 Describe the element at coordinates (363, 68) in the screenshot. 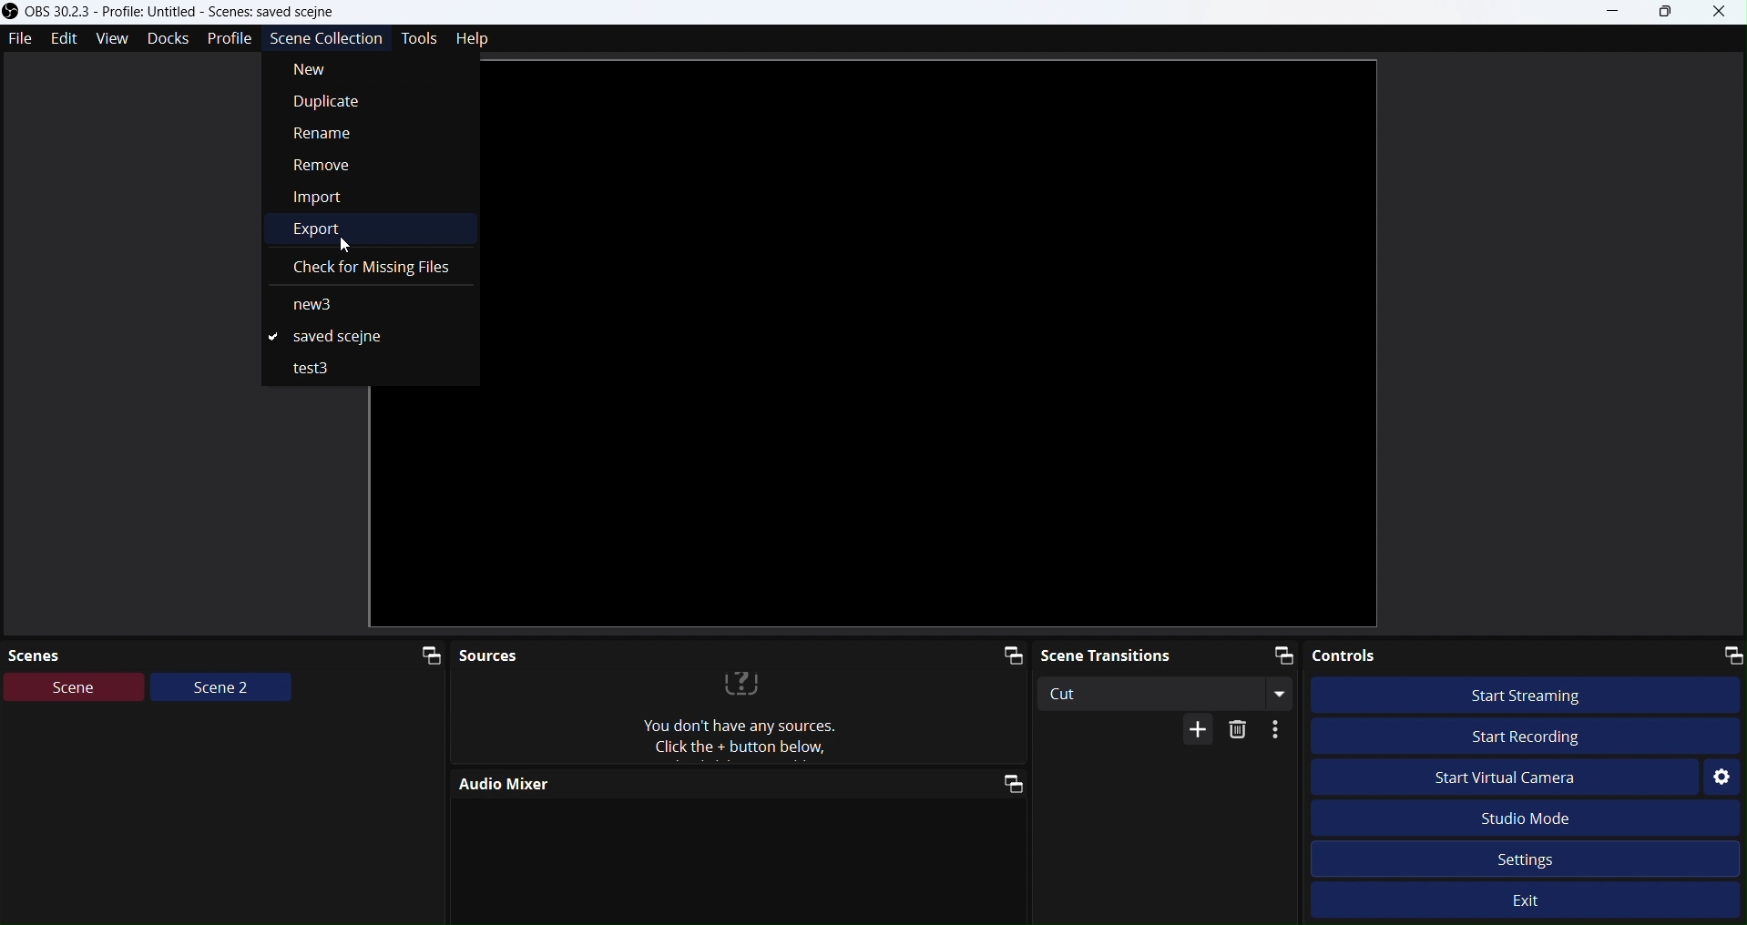

I see `New` at that location.